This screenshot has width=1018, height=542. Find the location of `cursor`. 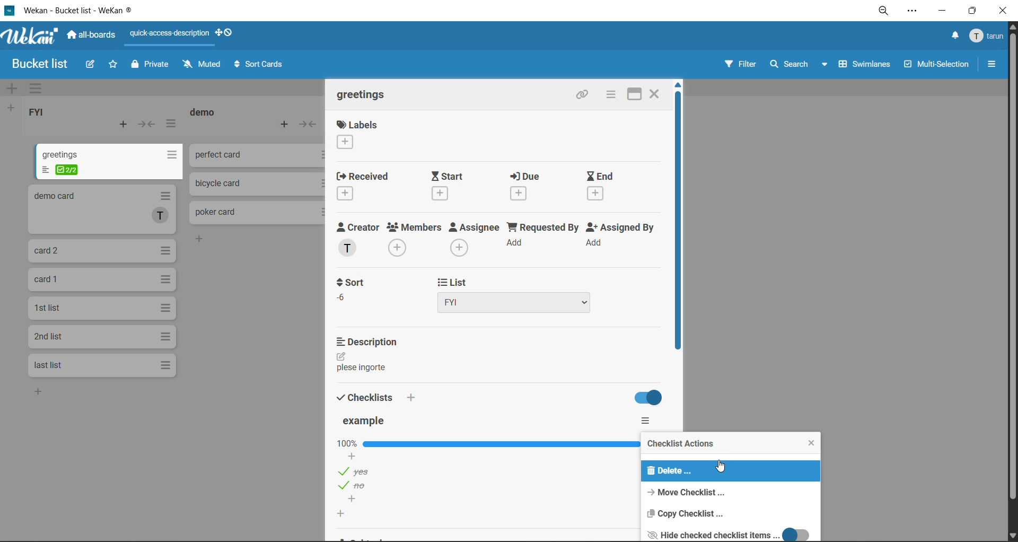

cursor is located at coordinates (719, 468).